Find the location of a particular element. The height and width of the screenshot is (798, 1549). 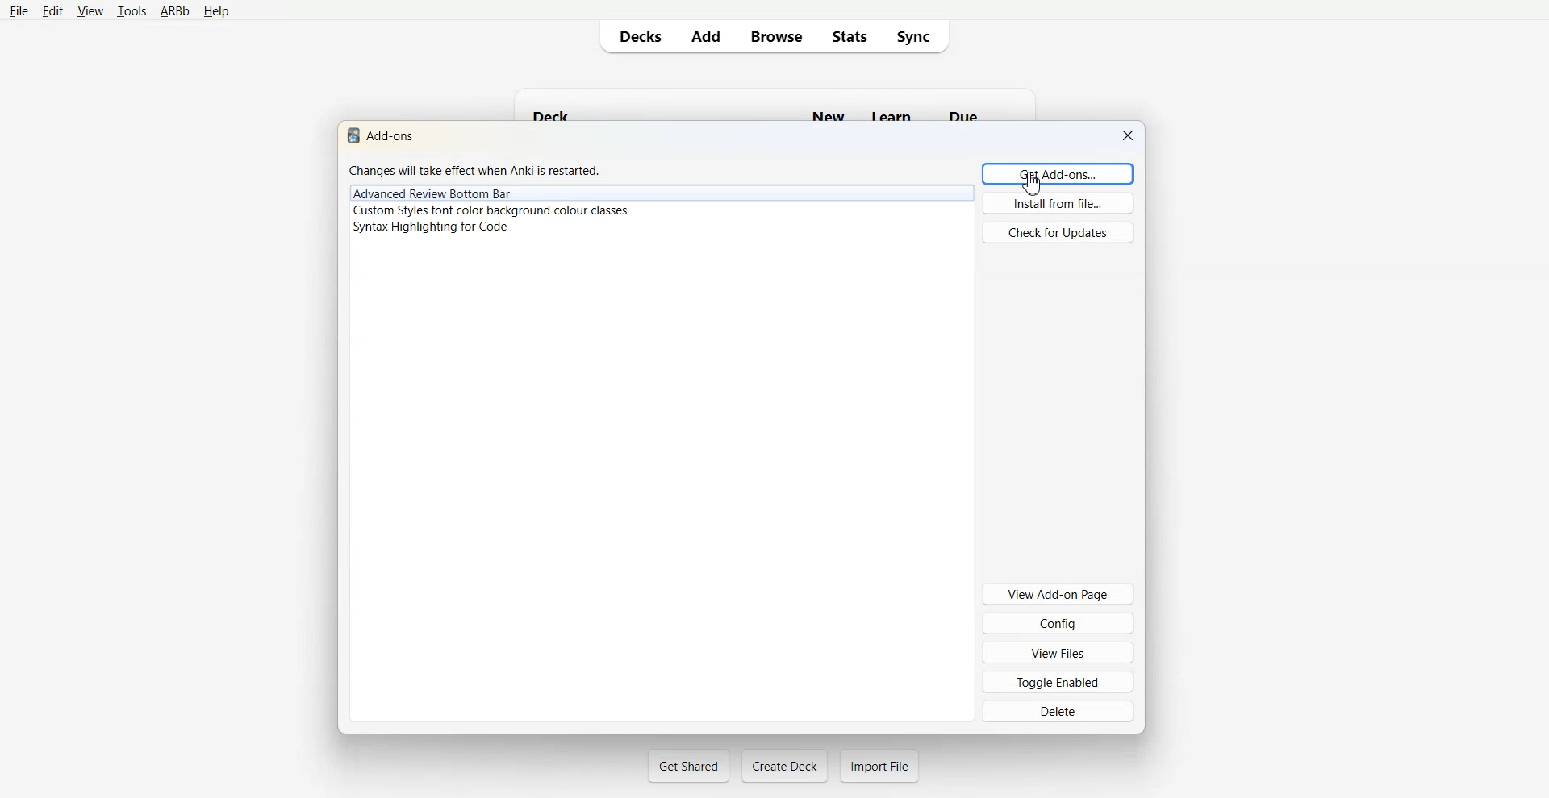

Syntax Highlight for code is located at coordinates (662, 227).